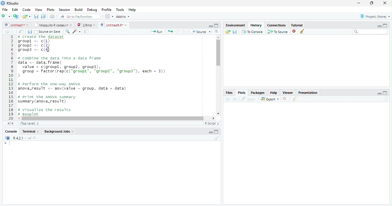 The width and height of the screenshot is (392, 206). Describe the element at coordinates (51, 10) in the screenshot. I see `Plots` at that location.